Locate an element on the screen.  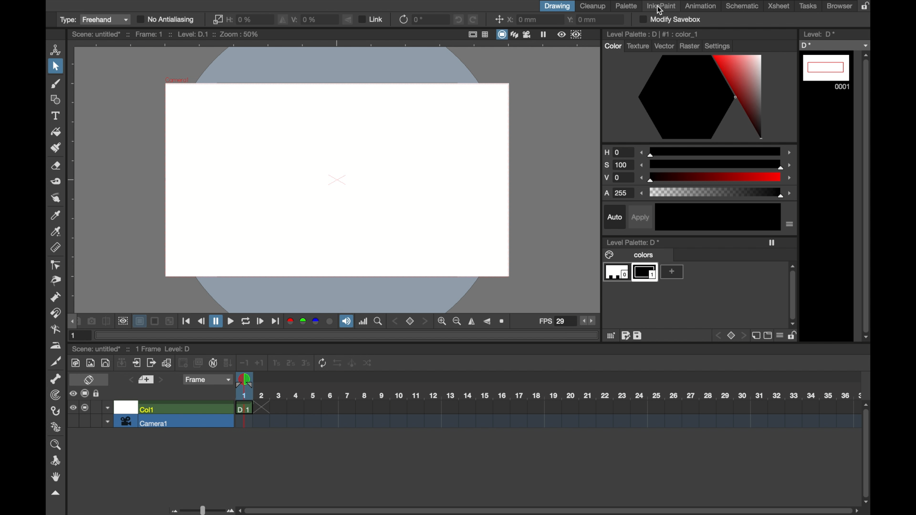
black is located at coordinates (718, 216).